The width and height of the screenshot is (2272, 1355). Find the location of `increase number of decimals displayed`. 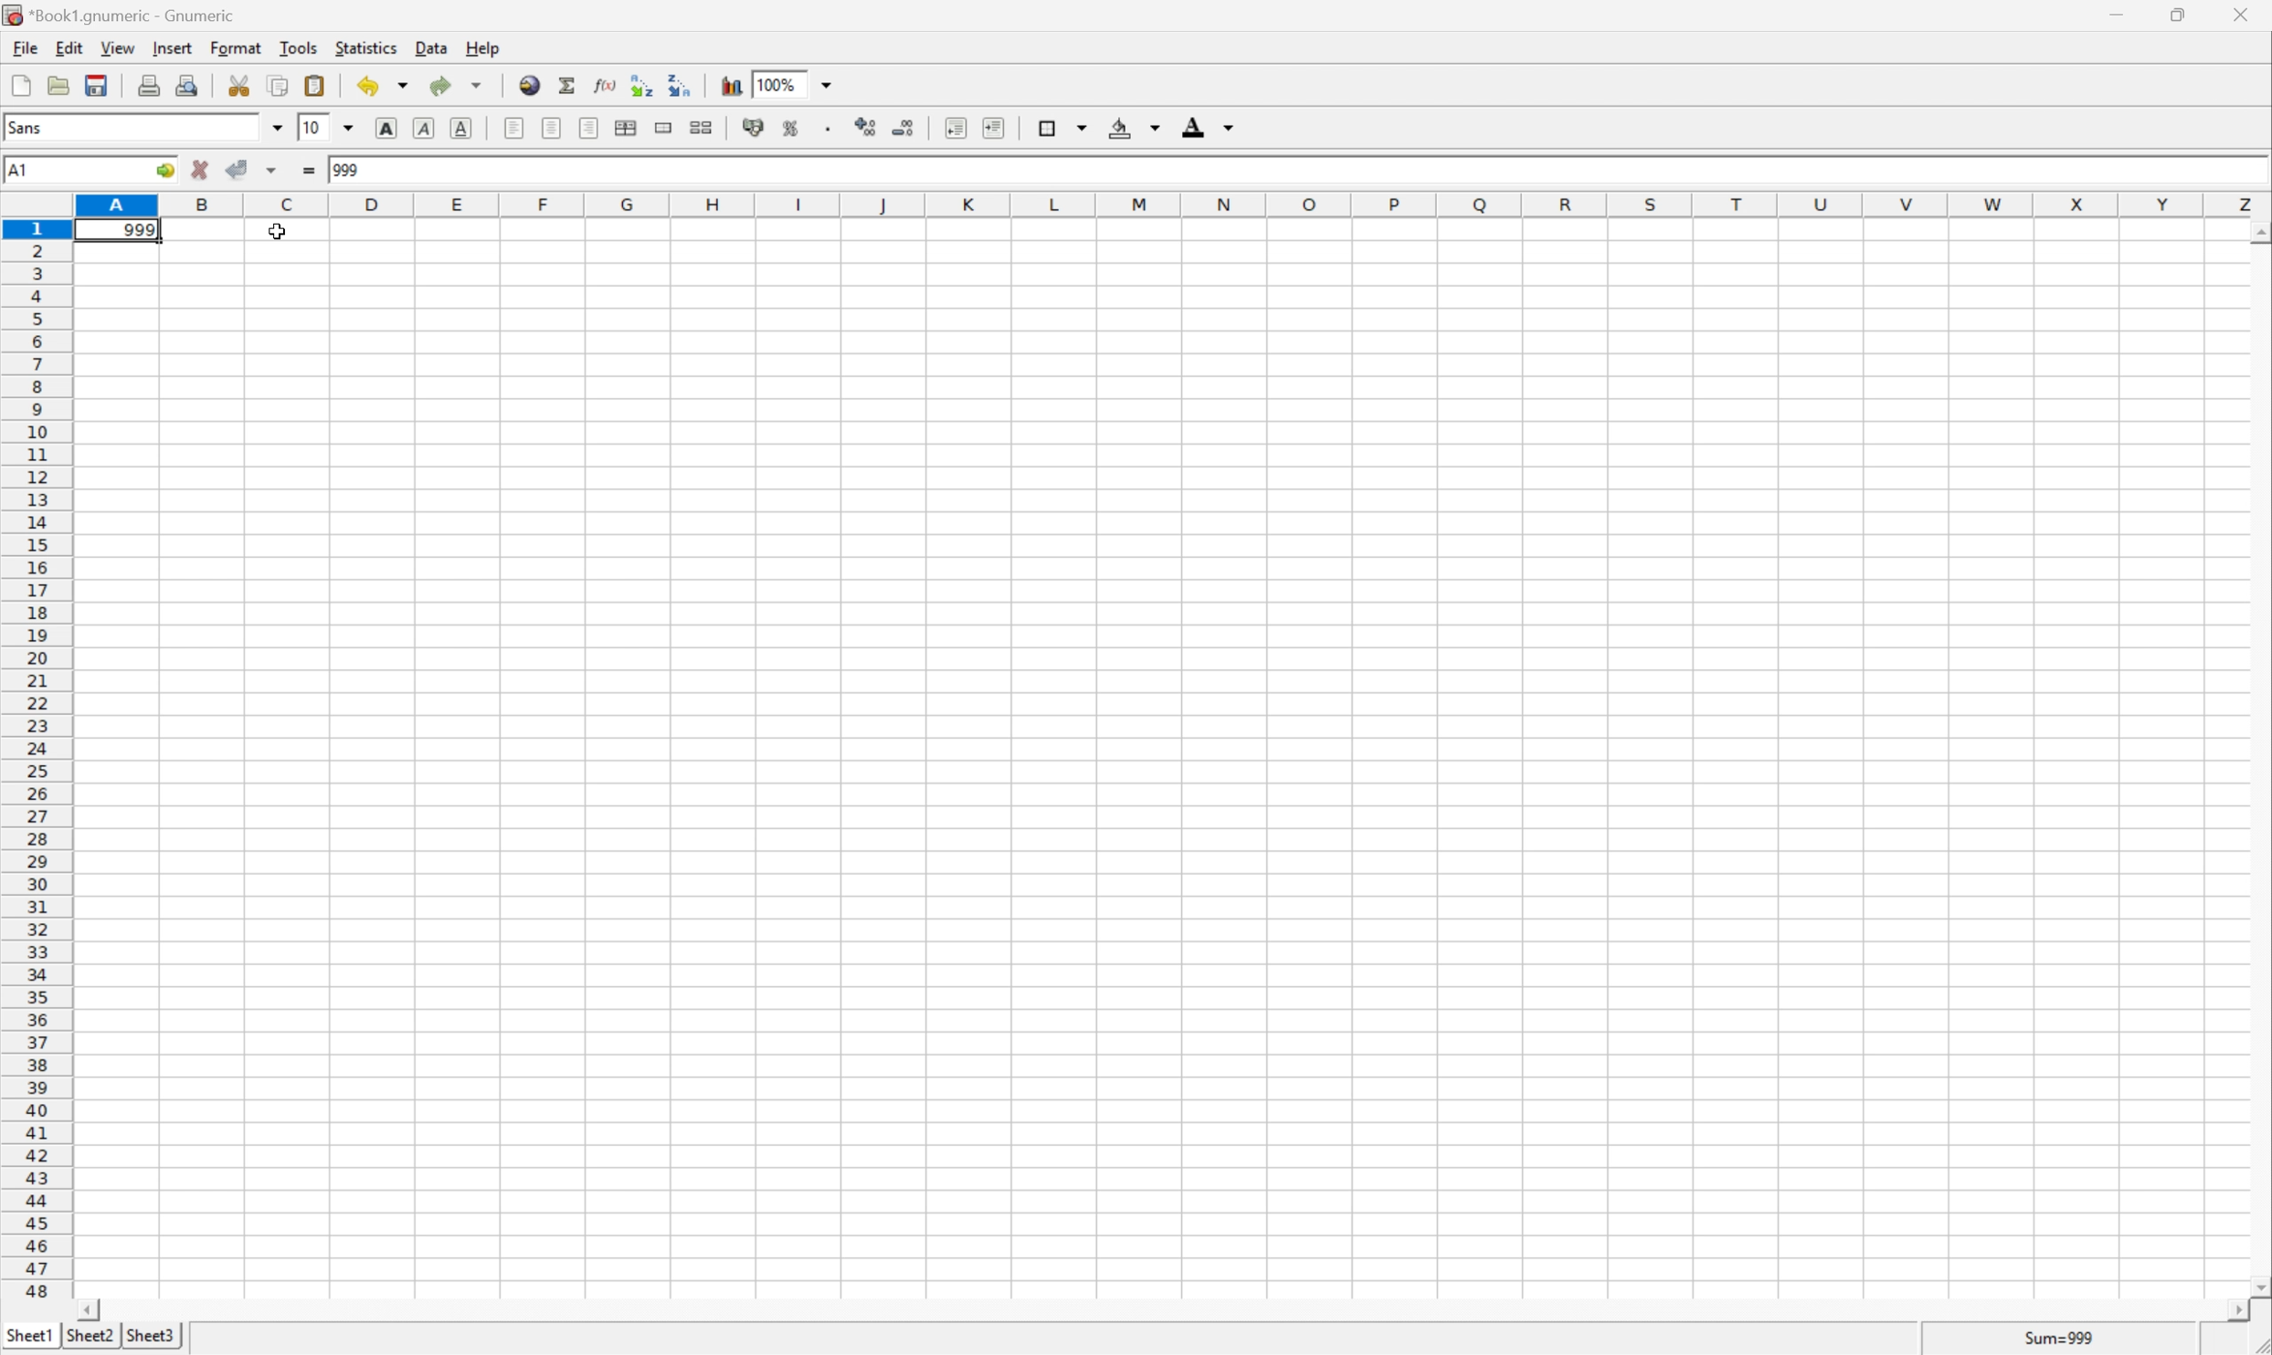

increase number of decimals displayed is located at coordinates (865, 126).